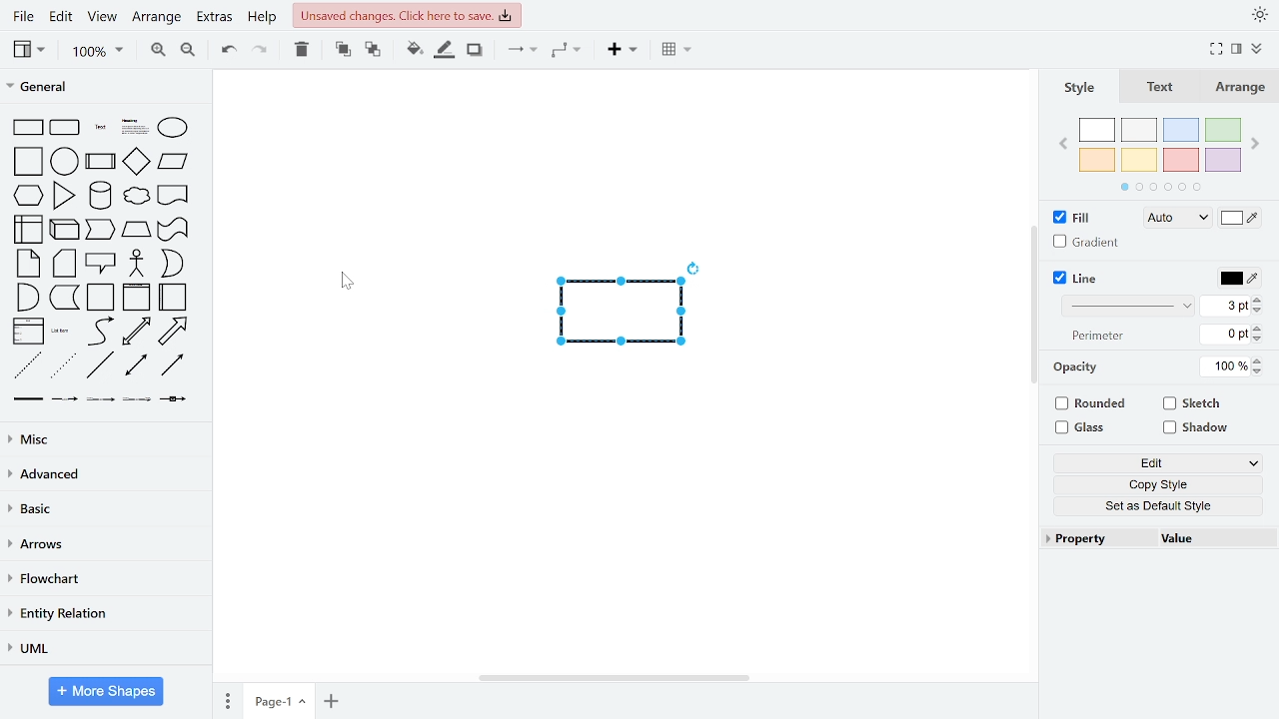 The image size is (1279, 719). Describe the element at coordinates (1133, 305) in the screenshot. I see `patterns` at that location.